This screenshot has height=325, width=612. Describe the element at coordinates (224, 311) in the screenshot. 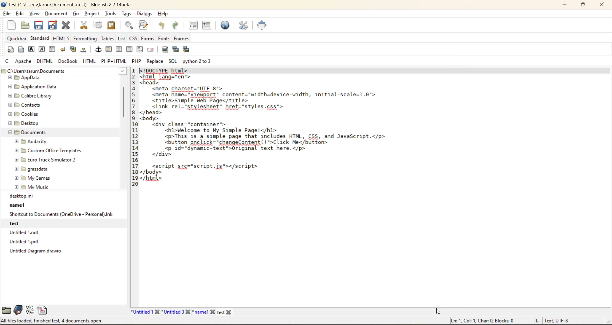

I see `new file` at that location.